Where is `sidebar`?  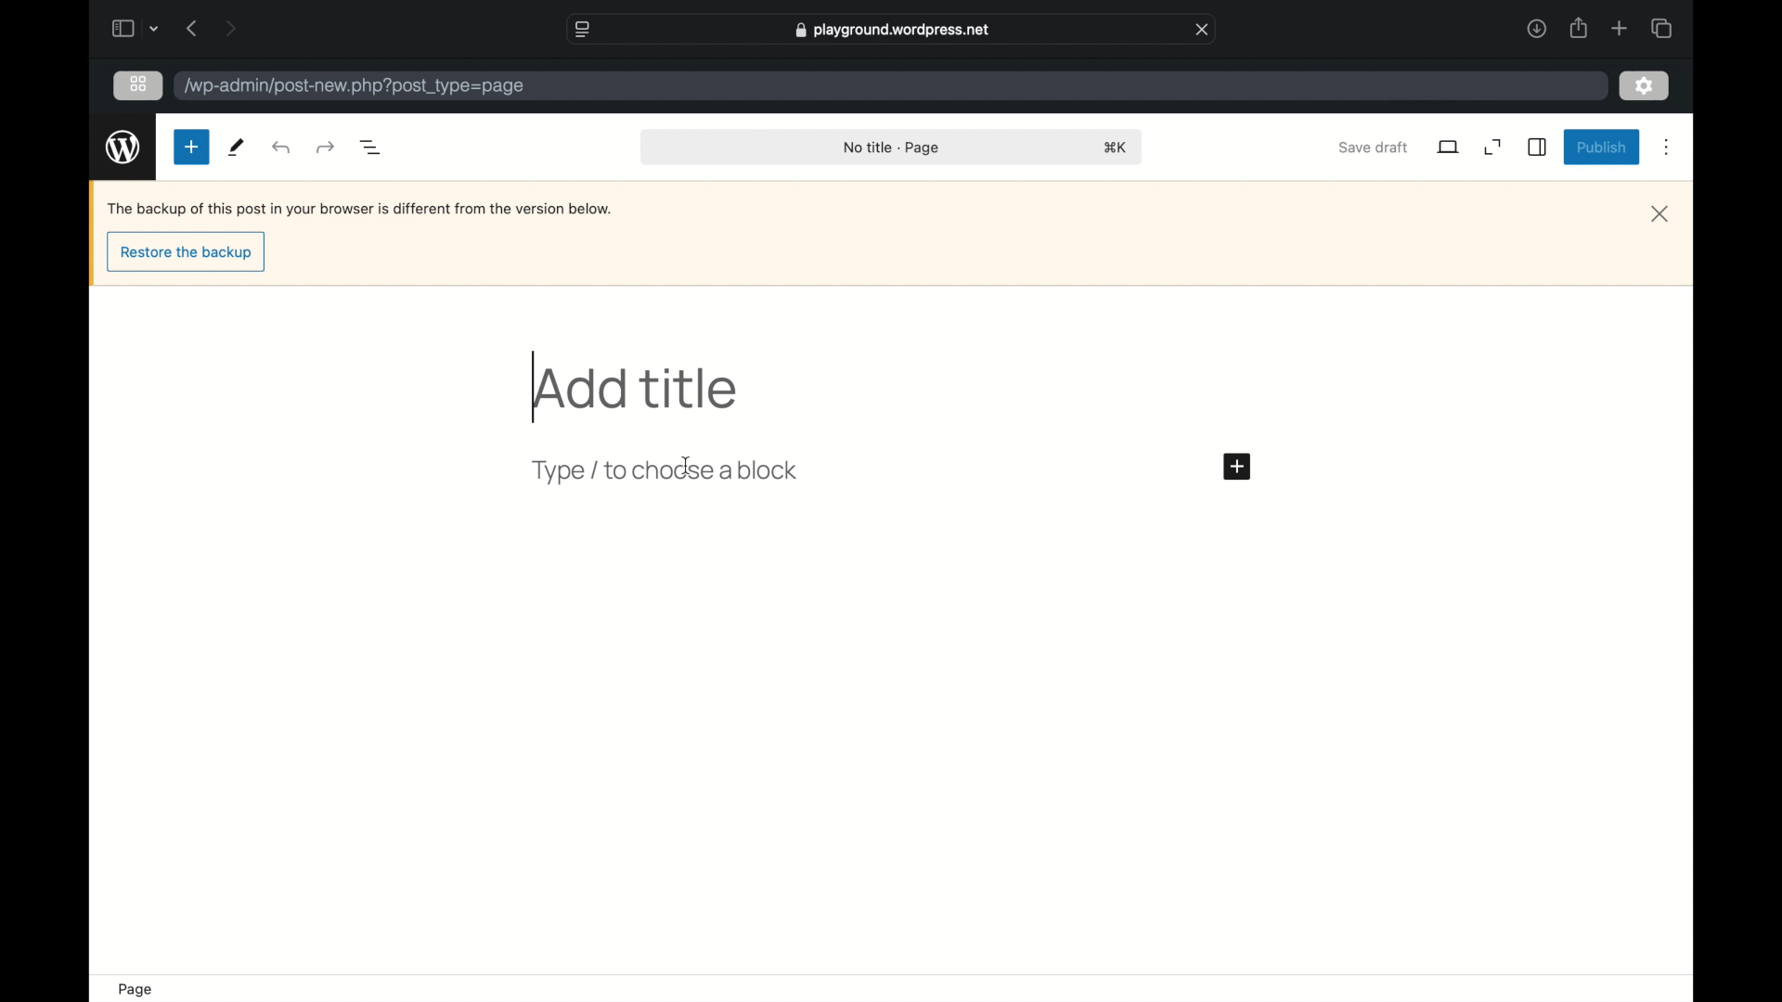
sidebar is located at coordinates (1539, 148).